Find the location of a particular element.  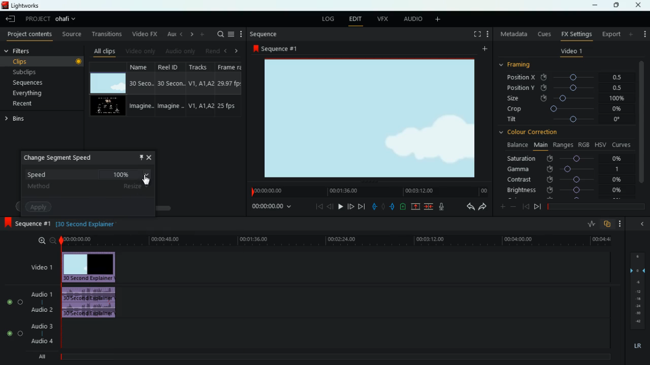

position x is located at coordinates (567, 77).